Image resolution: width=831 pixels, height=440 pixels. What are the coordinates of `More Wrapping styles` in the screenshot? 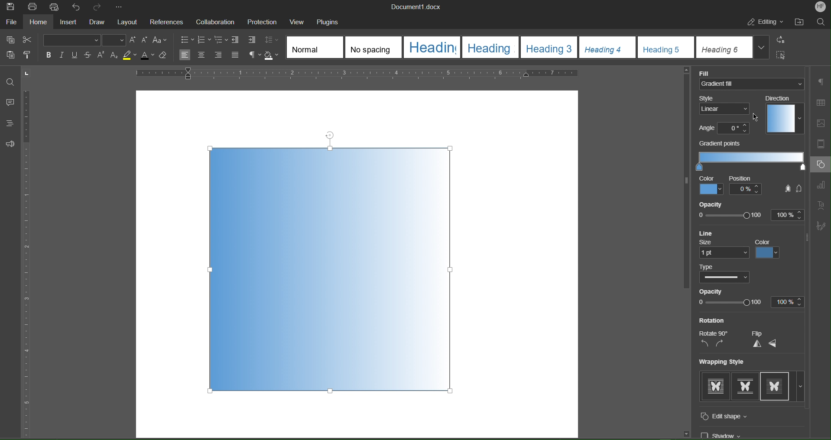 It's located at (801, 388).